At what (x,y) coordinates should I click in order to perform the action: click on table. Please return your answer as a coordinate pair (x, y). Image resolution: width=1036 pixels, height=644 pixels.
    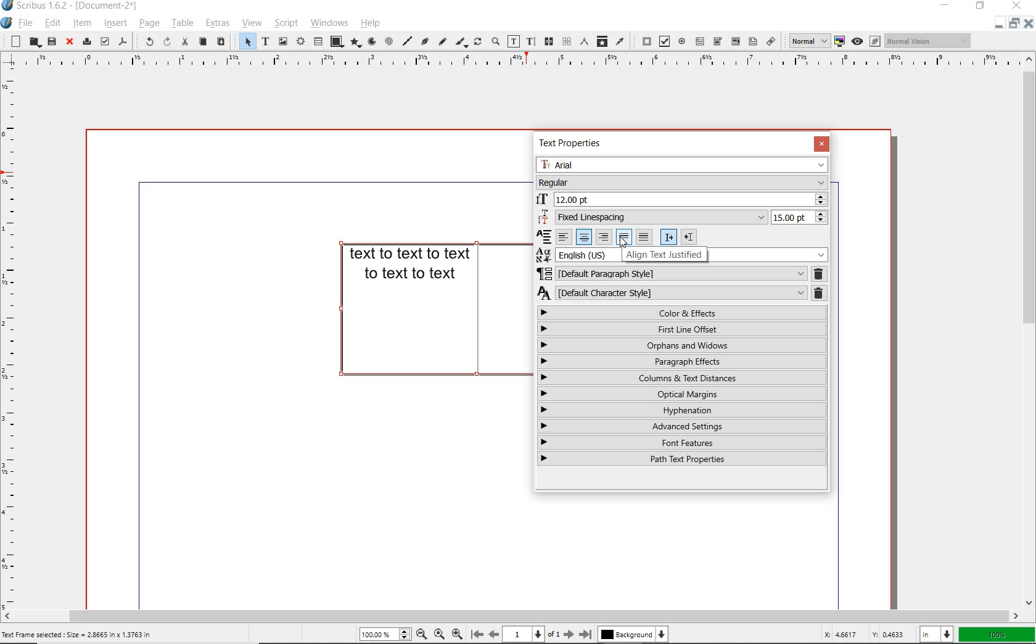
    Looking at the image, I should click on (318, 41).